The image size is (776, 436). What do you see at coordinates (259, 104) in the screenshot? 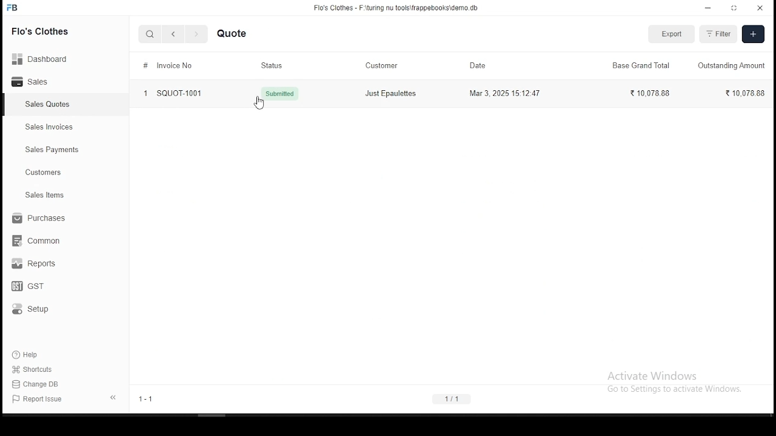
I see `cursor` at bounding box center [259, 104].